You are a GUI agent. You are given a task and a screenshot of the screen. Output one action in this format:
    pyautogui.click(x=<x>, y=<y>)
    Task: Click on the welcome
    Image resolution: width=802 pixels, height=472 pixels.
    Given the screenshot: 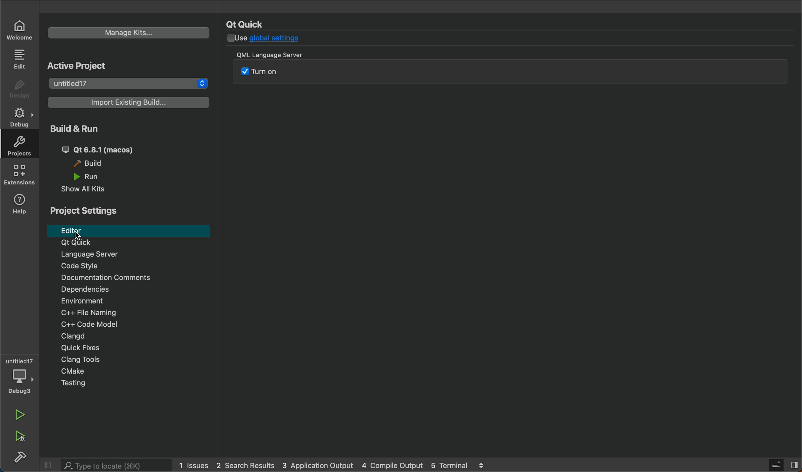 What is the action you would take?
    pyautogui.click(x=21, y=30)
    